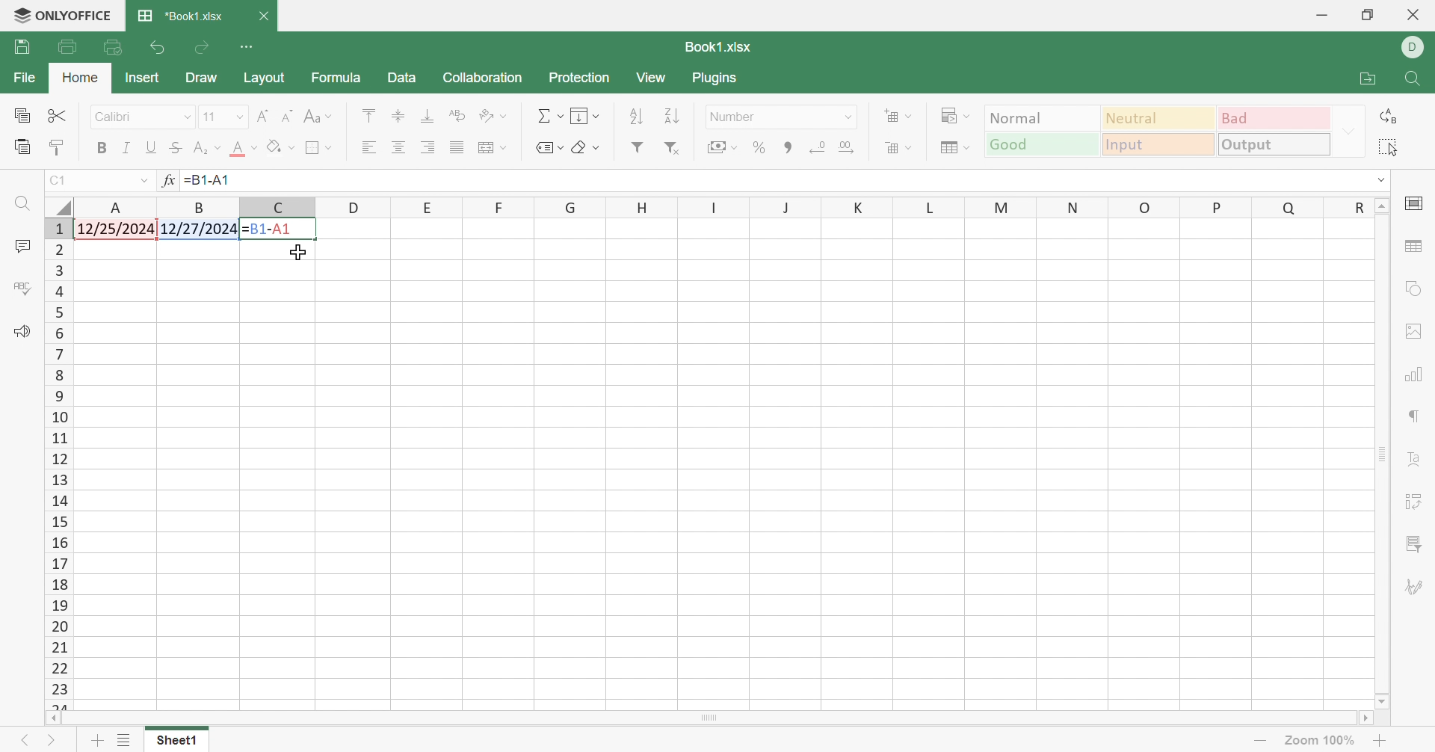 This screenshot has height=752, width=1435. I want to click on Scroll Left, so click(52, 720).